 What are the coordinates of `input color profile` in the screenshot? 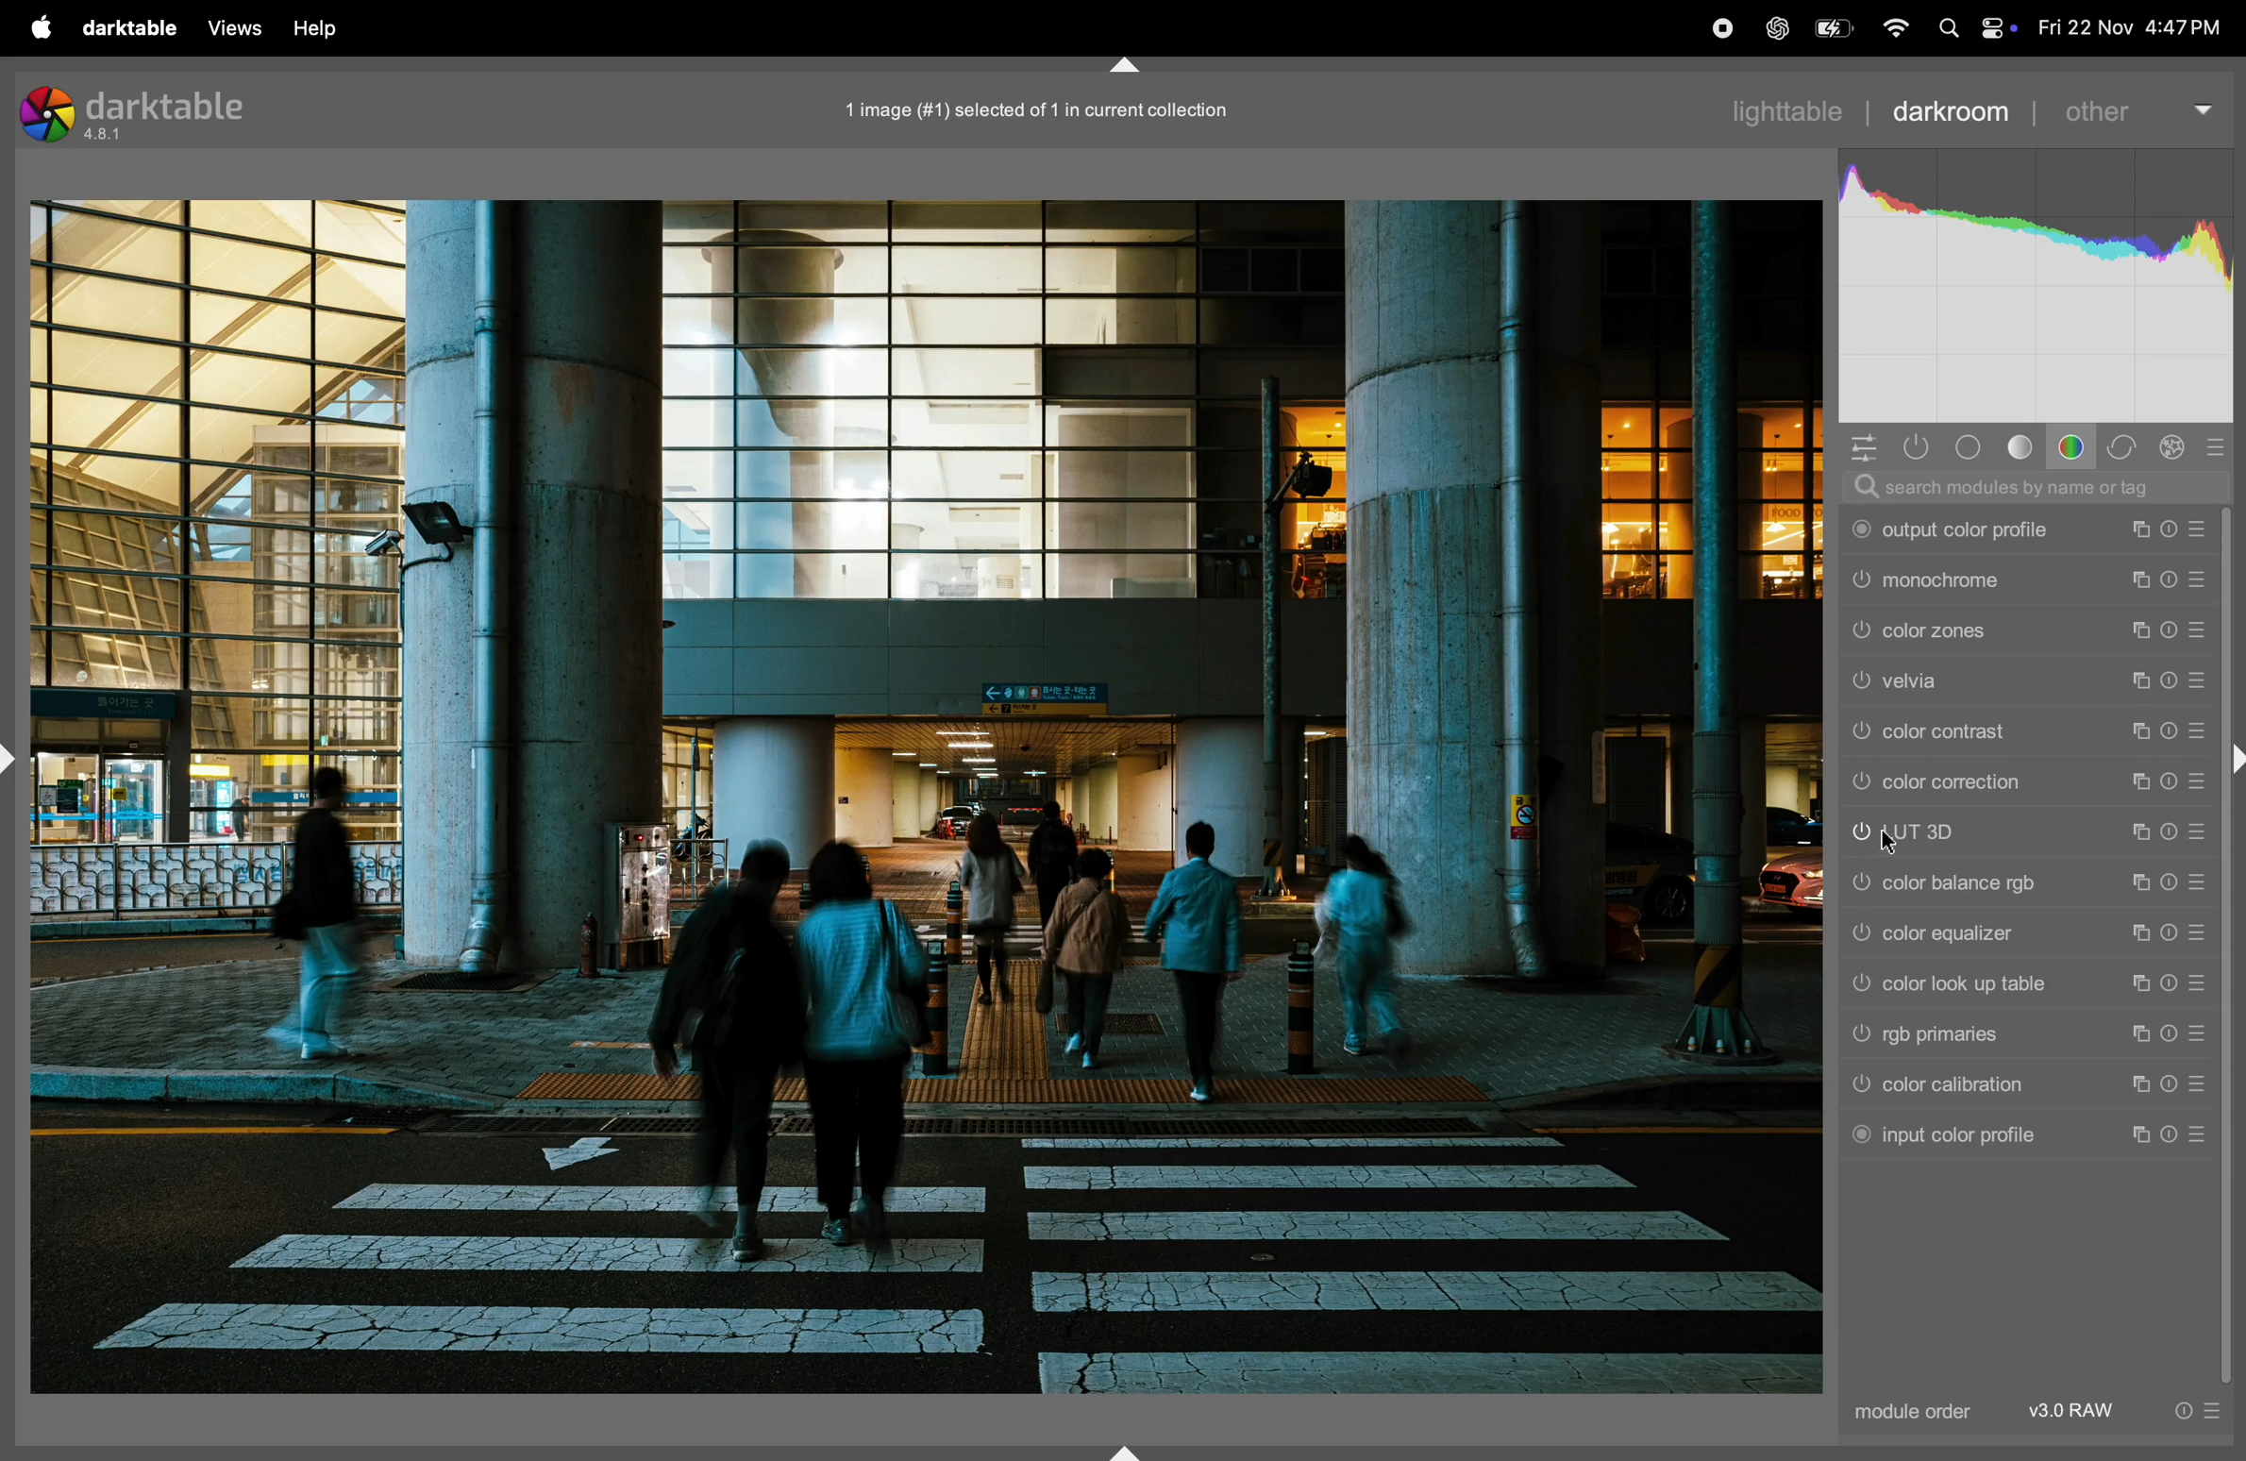 It's located at (1992, 1136).